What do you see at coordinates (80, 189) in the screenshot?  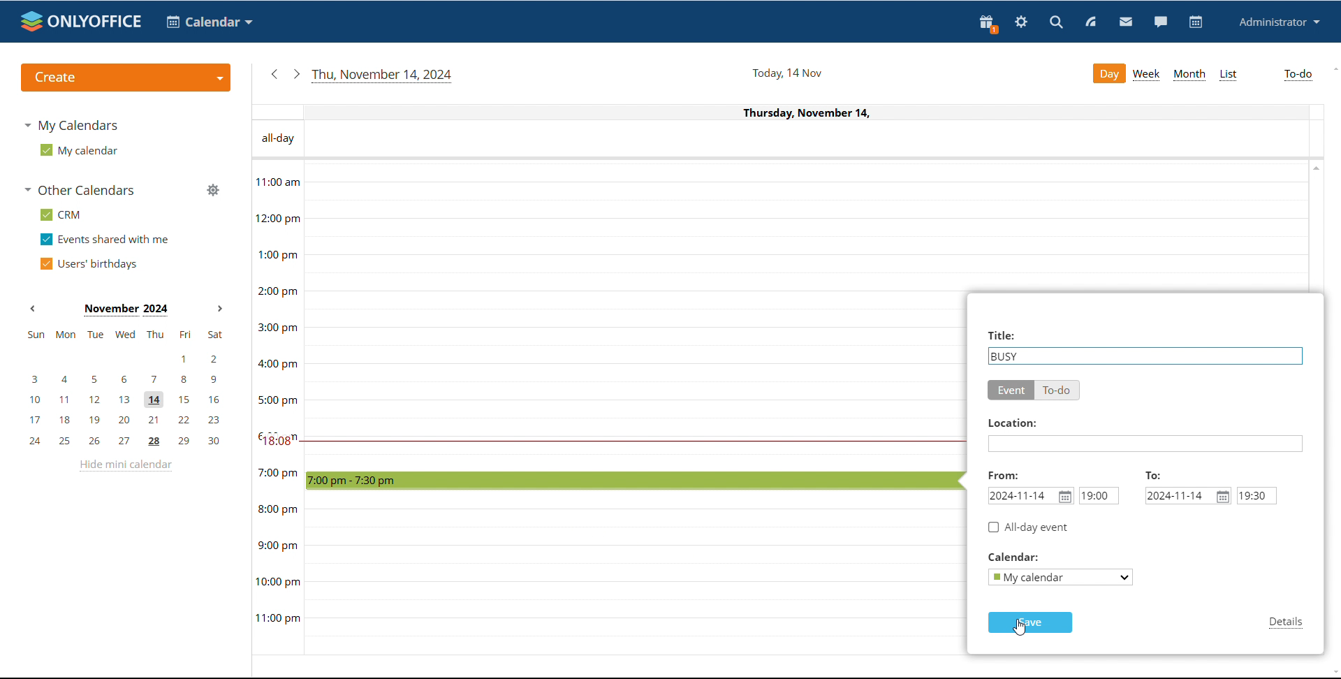 I see `other calendars` at bounding box center [80, 189].